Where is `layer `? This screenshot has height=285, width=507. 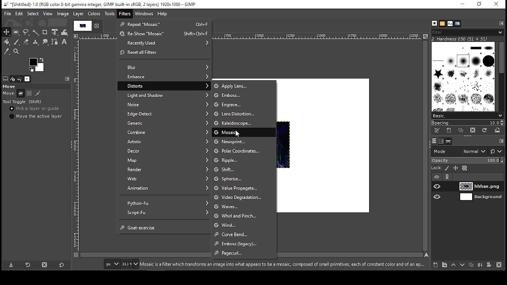
layer  is located at coordinates (481, 186).